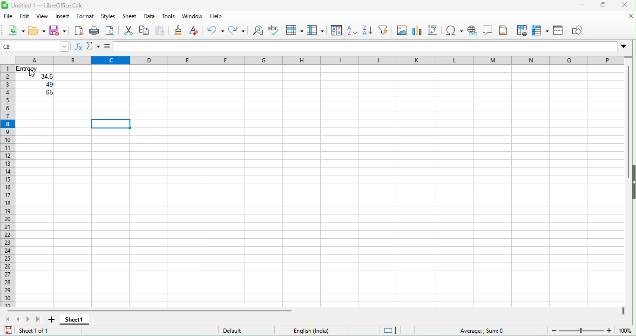 The width and height of the screenshot is (636, 336). What do you see at coordinates (605, 6) in the screenshot?
I see `maximize` at bounding box center [605, 6].